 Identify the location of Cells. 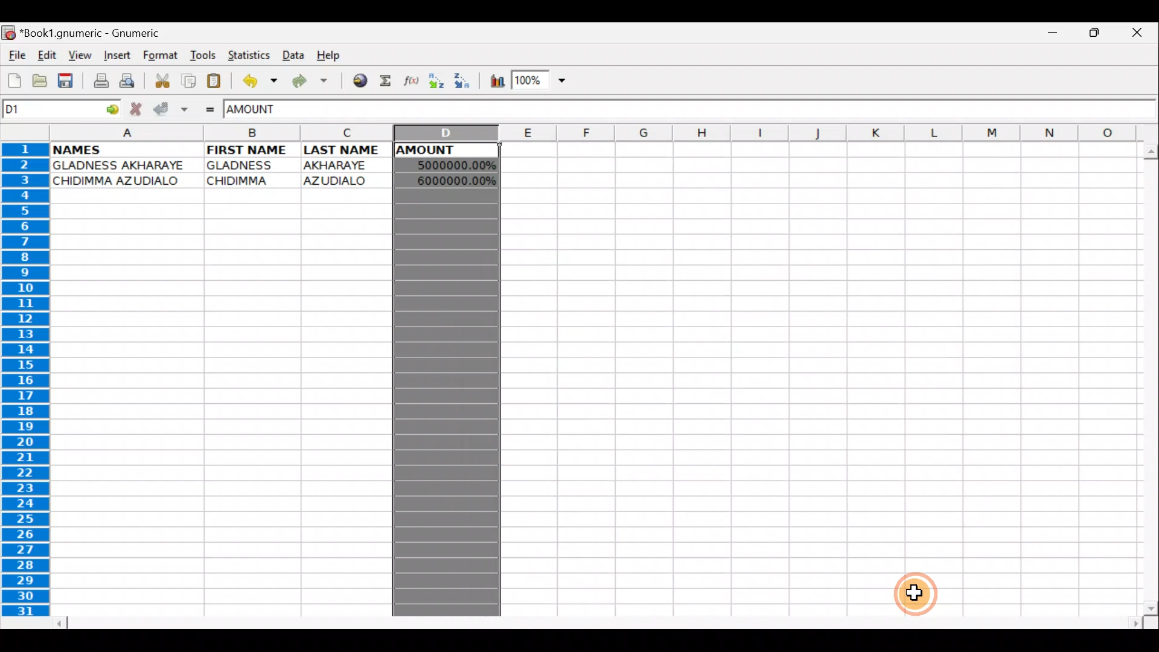
(814, 375).